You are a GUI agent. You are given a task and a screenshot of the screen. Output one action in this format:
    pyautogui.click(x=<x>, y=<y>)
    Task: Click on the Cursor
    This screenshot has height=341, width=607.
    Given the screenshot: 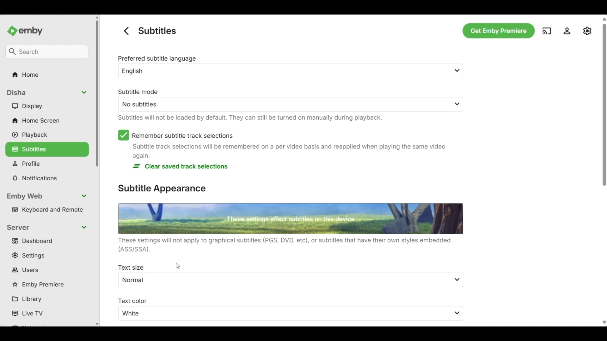 What is the action you would take?
    pyautogui.click(x=178, y=266)
    